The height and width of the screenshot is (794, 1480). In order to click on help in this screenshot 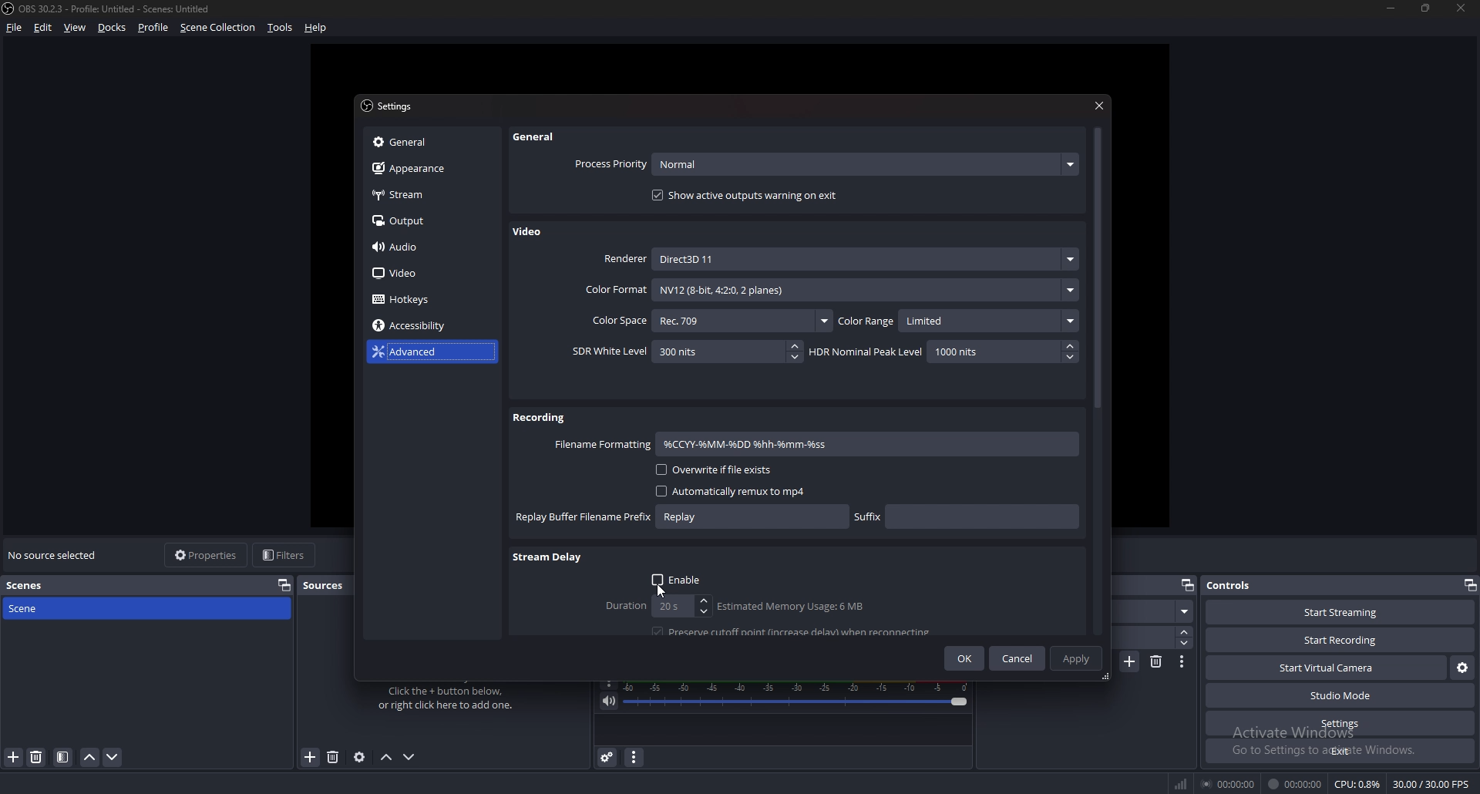, I will do `click(316, 28)`.